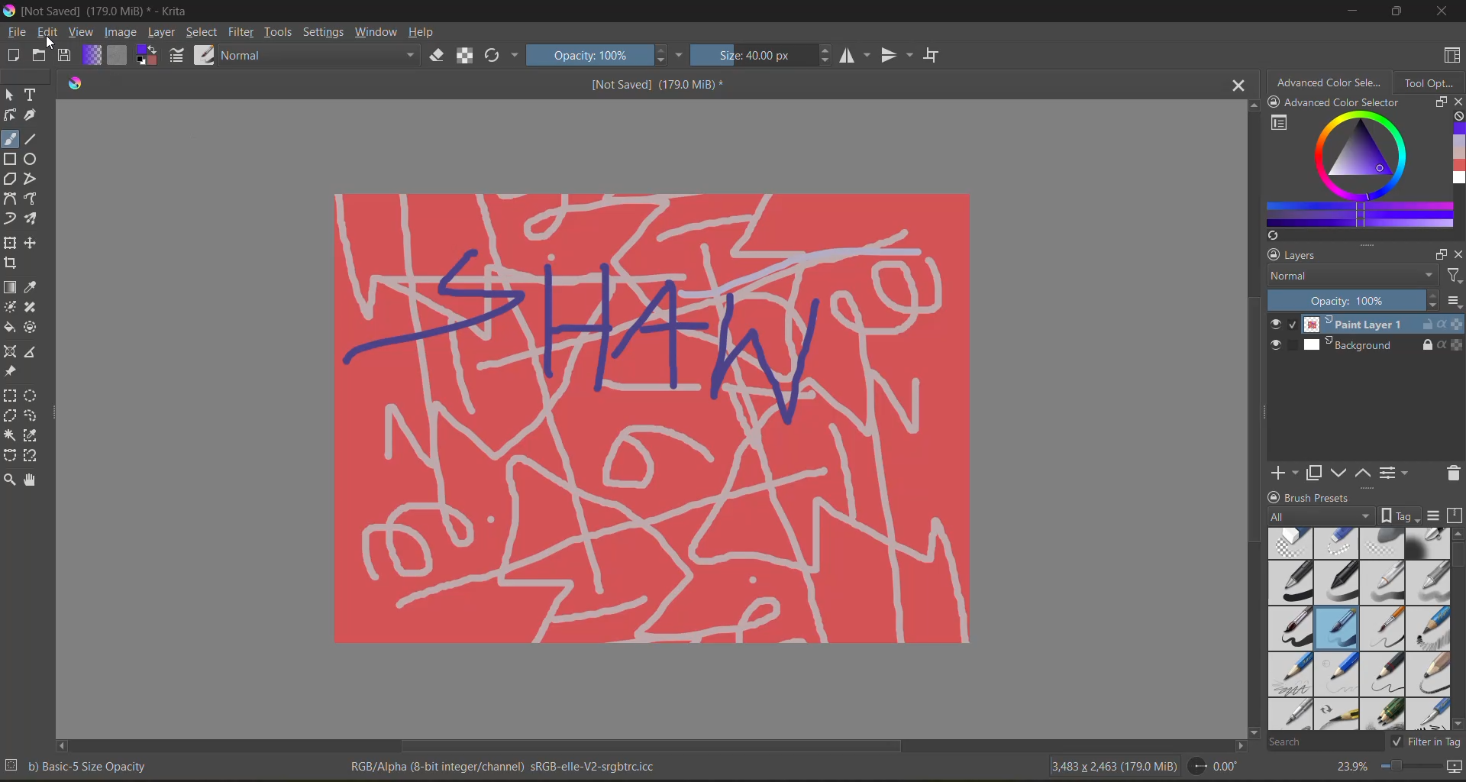 This screenshot has width=1466, height=782. What do you see at coordinates (1345, 103) in the screenshot?
I see `Advanced color selector` at bounding box center [1345, 103].